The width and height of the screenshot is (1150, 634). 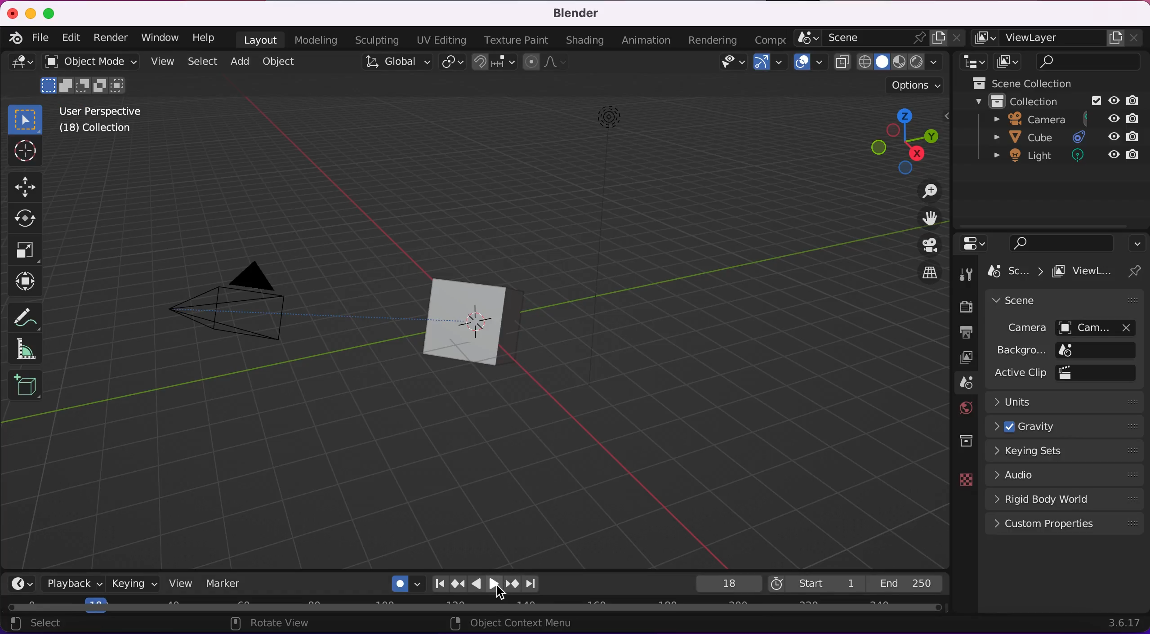 What do you see at coordinates (31, 13) in the screenshot?
I see `minimize` at bounding box center [31, 13].